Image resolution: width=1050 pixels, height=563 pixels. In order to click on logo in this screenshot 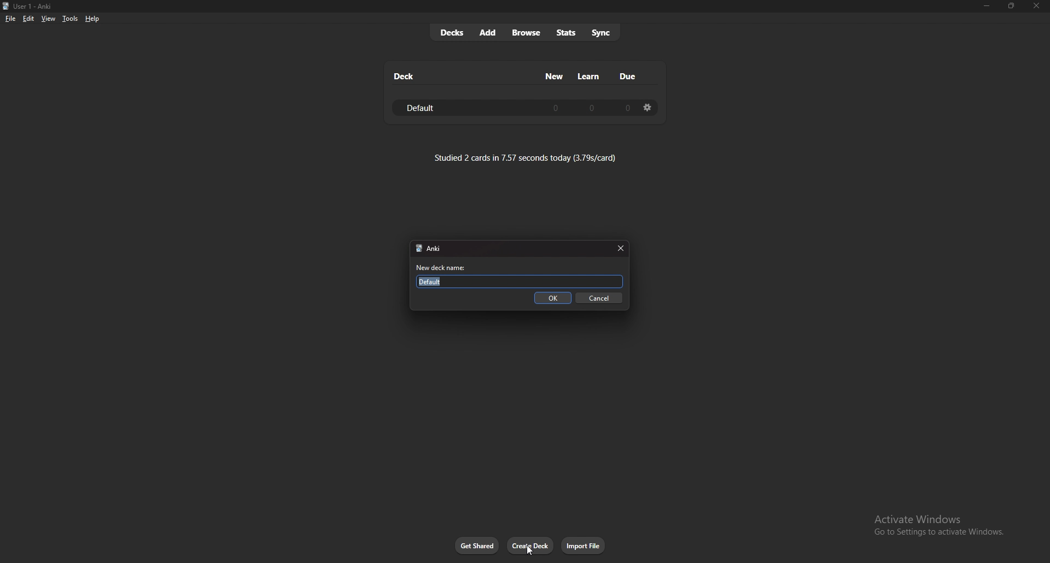, I will do `click(6, 7)`.